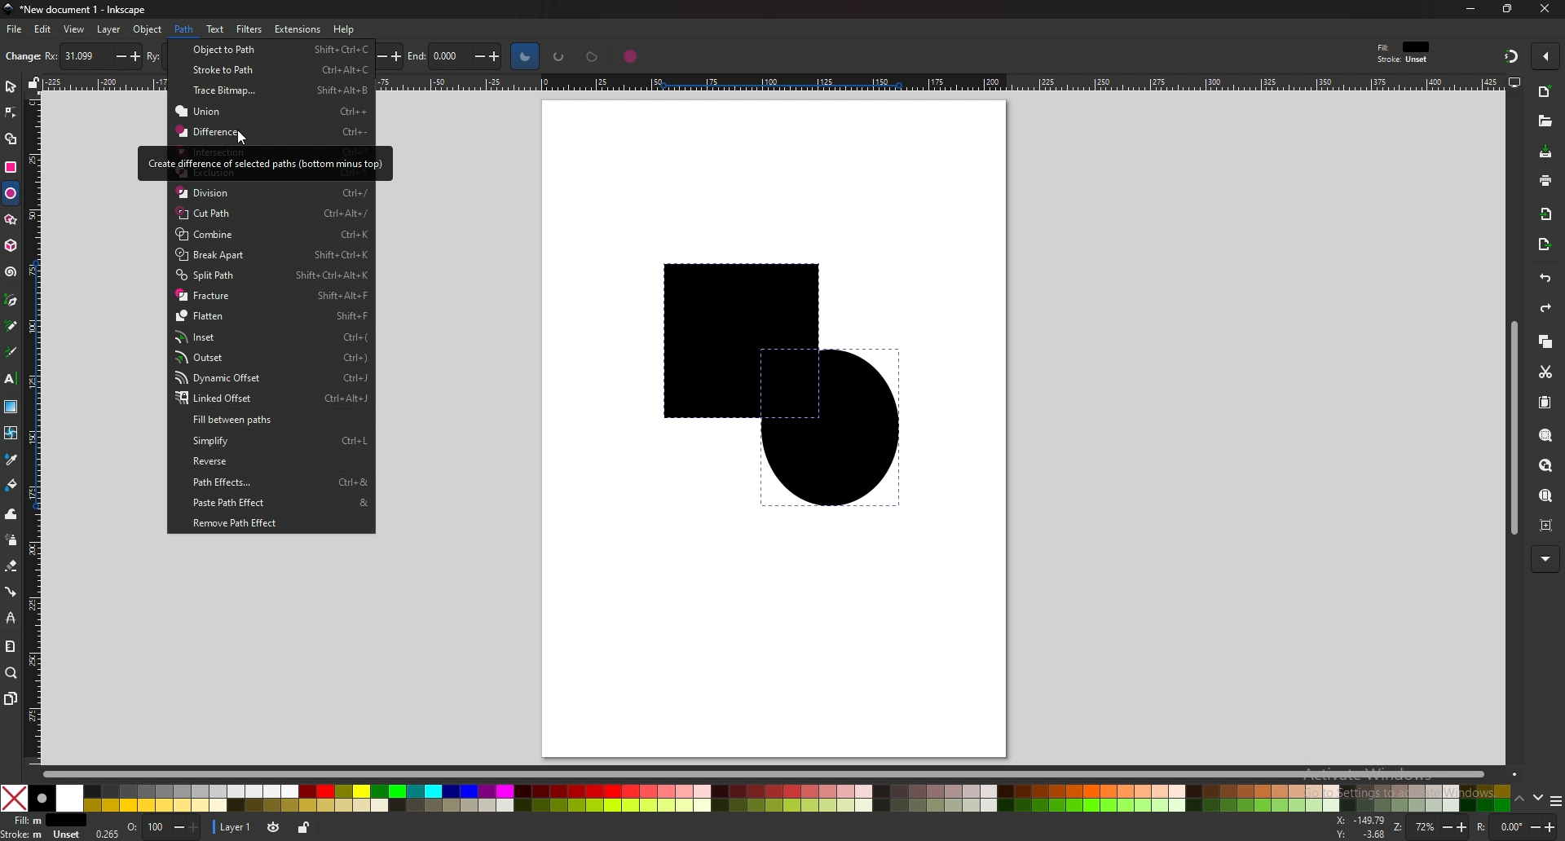 This screenshot has height=841, width=1565. What do you see at coordinates (1545, 560) in the screenshot?
I see `more` at bounding box center [1545, 560].